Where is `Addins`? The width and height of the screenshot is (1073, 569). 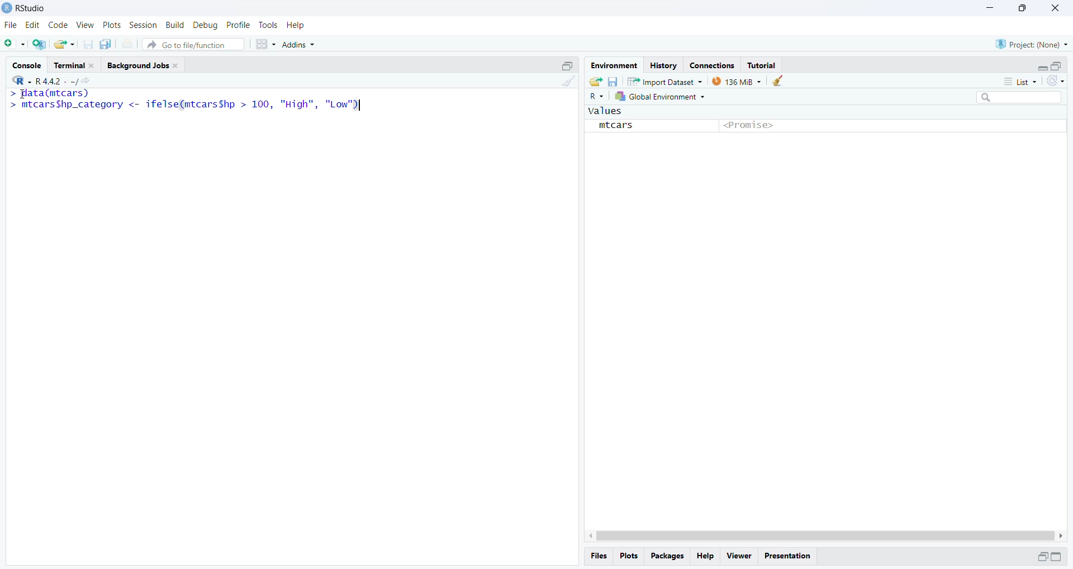
Addins is located at coordinates (302, 42).